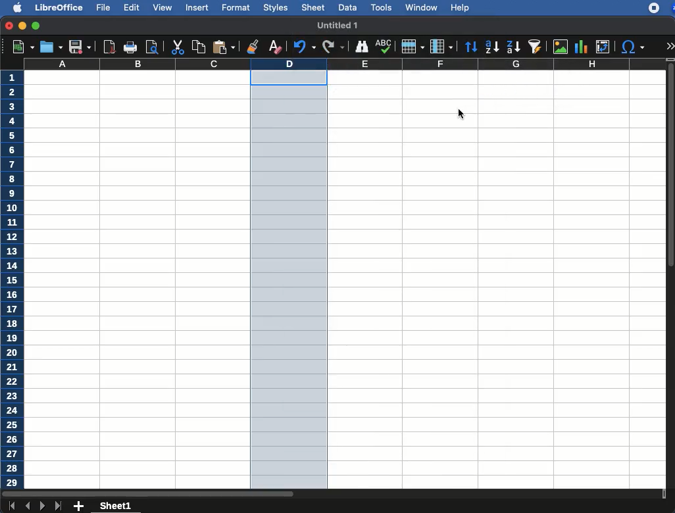 The width and height of the screenshot is (675, 513). What do you see at coordinates (23, 26) in the screenshot?
I see `minimize` at bounding box center [23, 26].